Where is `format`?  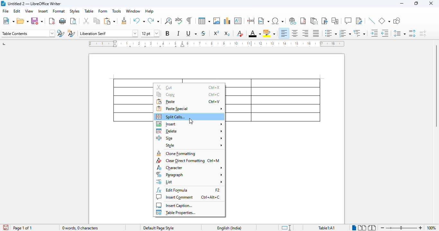
format is located at coordinates (59, 11).